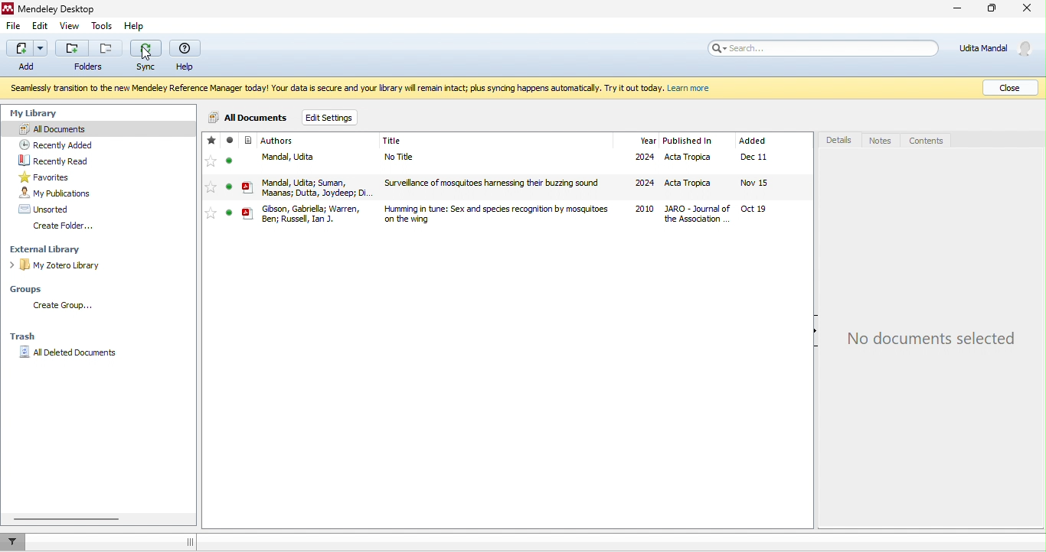 Image resolution: width=1046 pixels, height=552 pixels. Describe the element at coordinates (284, 141) in the screenshot. I see `journal author name` at that location.